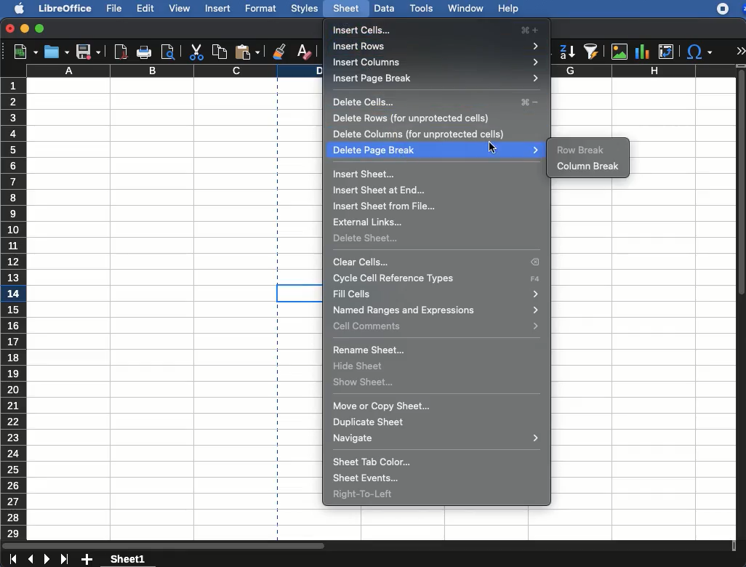  What do you see at coordinates (57, 51) in the screenshot?
I see `open` at bounding box center [57, 51].